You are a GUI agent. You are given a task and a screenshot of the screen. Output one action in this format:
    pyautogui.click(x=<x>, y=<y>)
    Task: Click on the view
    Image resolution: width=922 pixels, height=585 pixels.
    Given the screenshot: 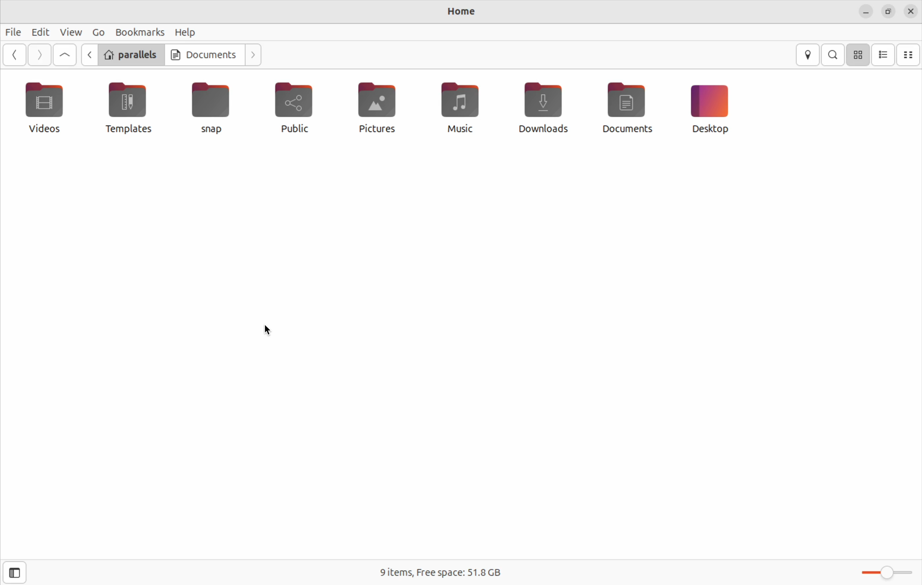 What is the action you would take?
    pyautogui.click(x=69, y=33)
    